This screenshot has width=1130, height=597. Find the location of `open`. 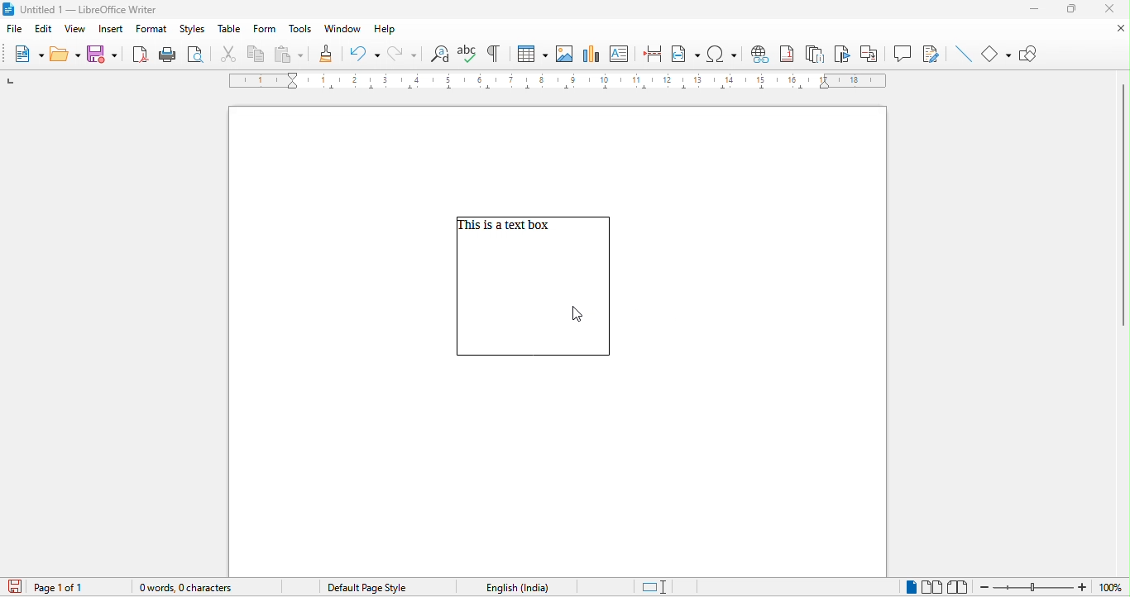

open is located at coordinates (65, 53).